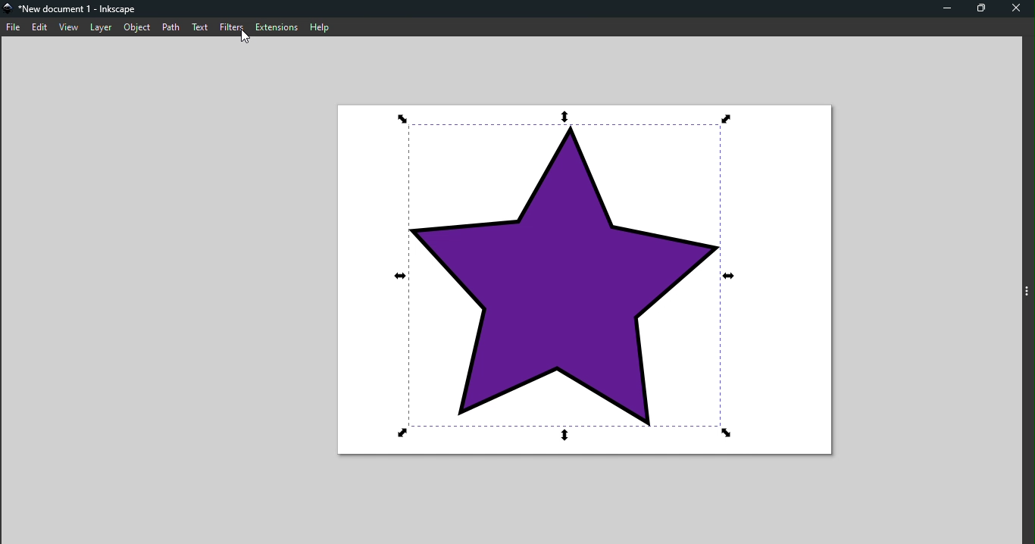 This screenshot has width=1035, height=544. Describe the element at coordinates (242, 39) in the screenshot. I see `Cursor` at that location.